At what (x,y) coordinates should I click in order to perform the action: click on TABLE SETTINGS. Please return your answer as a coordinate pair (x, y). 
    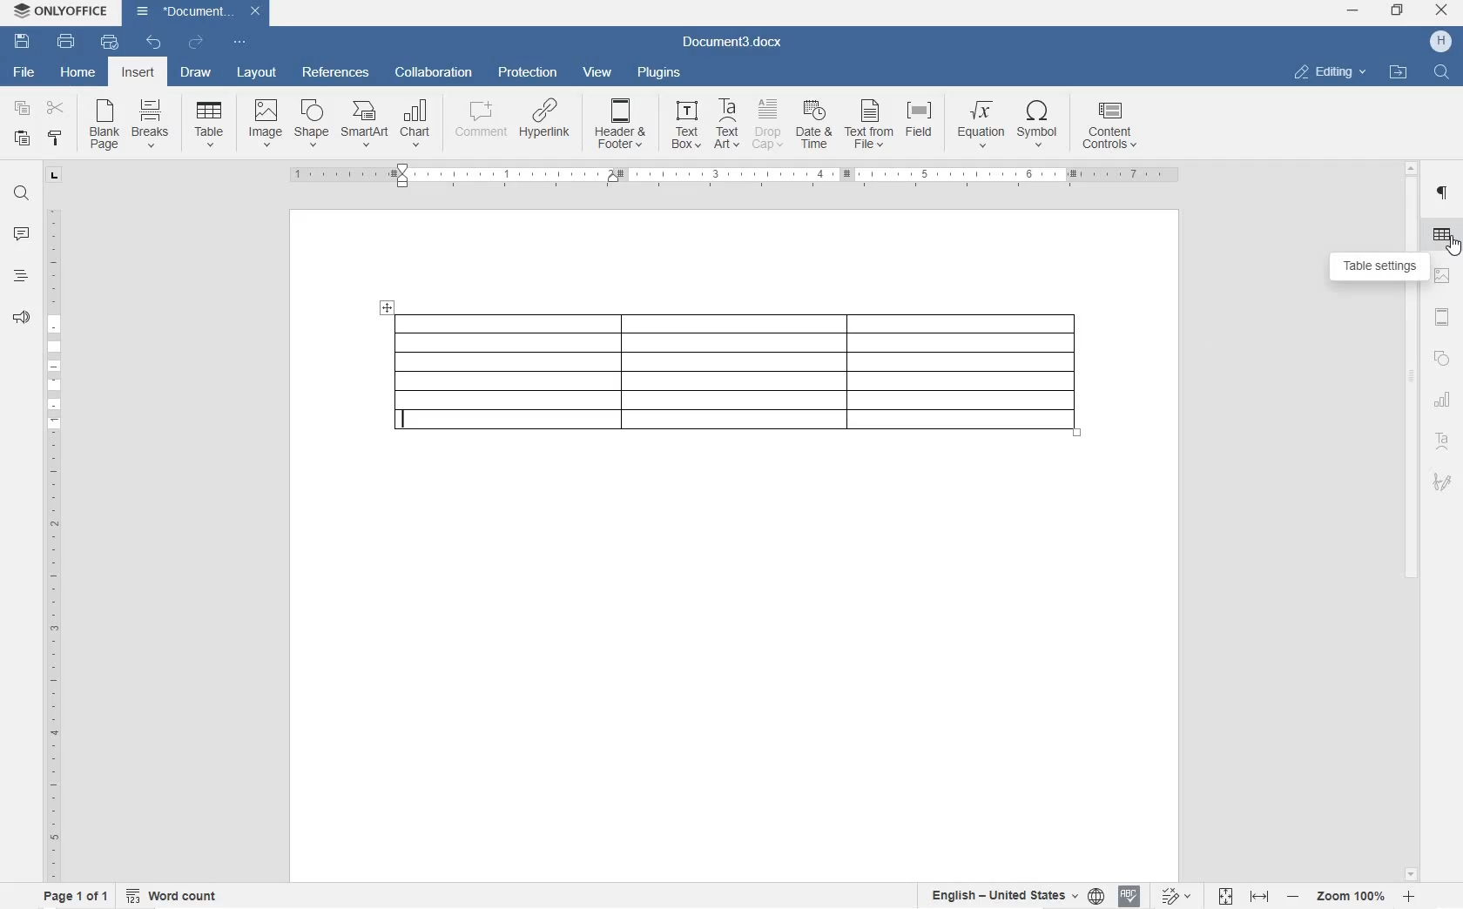
    Looking at the image, I should click on (1442, 234).